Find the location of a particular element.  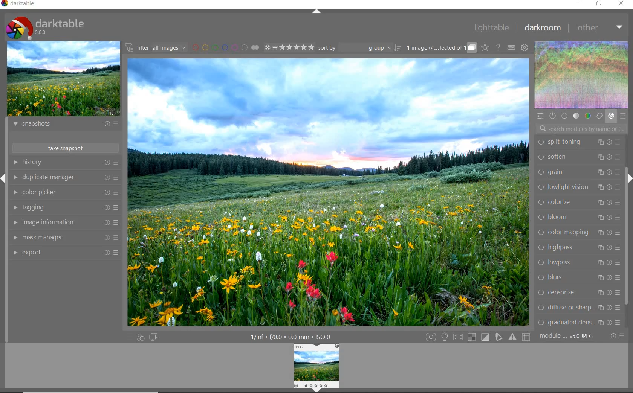

CURSOR is located at coordinates (555, 129).